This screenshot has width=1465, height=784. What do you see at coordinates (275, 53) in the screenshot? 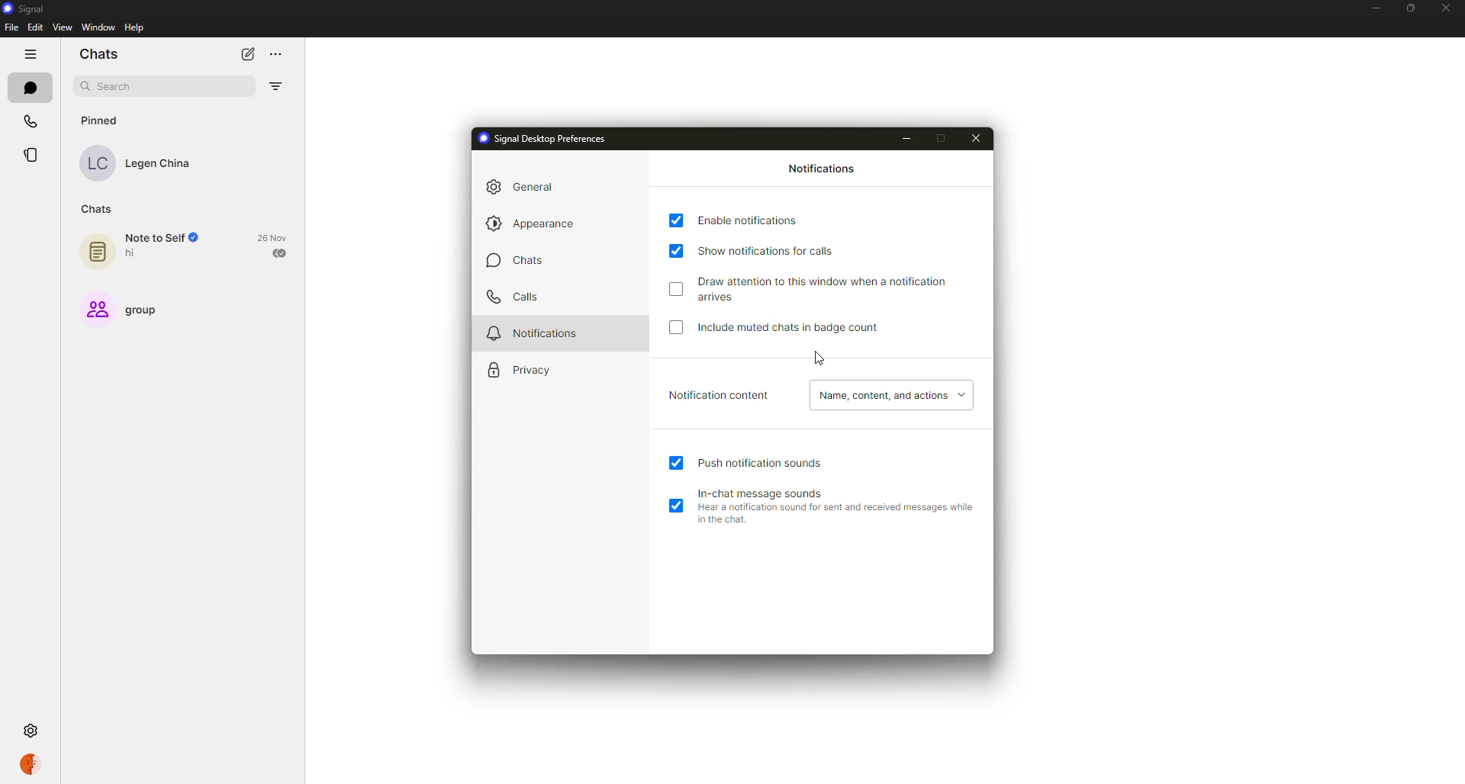
I see `more` at bounding box center [275, 53].